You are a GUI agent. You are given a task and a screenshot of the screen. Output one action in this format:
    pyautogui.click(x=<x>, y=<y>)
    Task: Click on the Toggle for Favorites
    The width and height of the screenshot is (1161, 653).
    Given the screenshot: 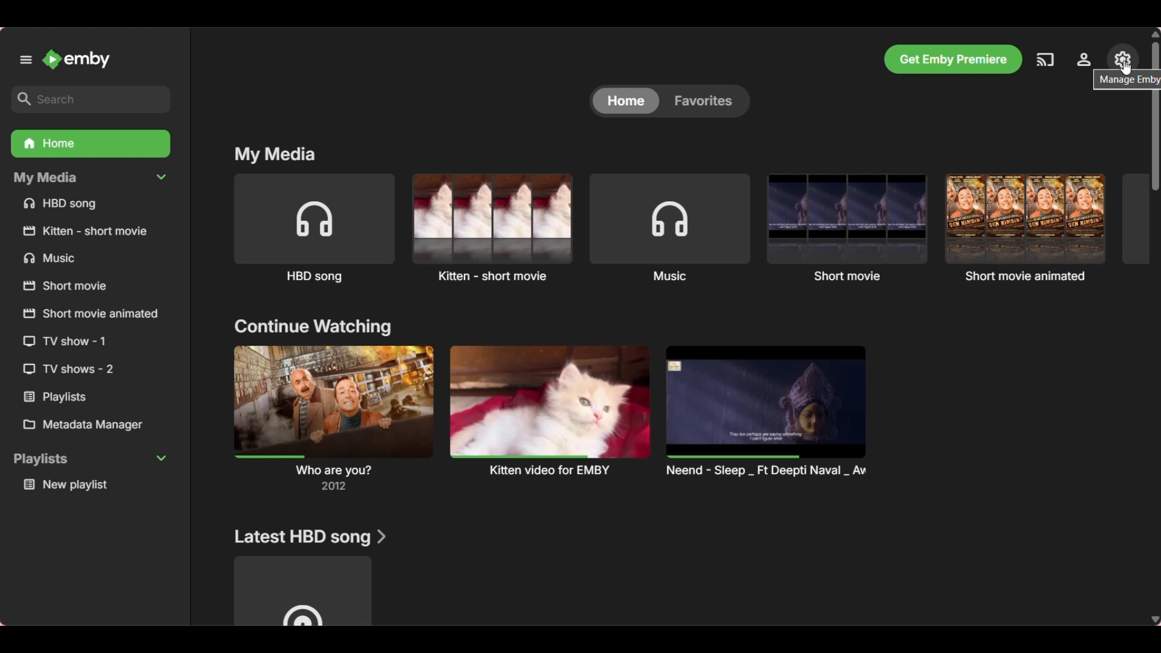 What is the action you would take?
    pyautogui.click(x=709, y=101)
    